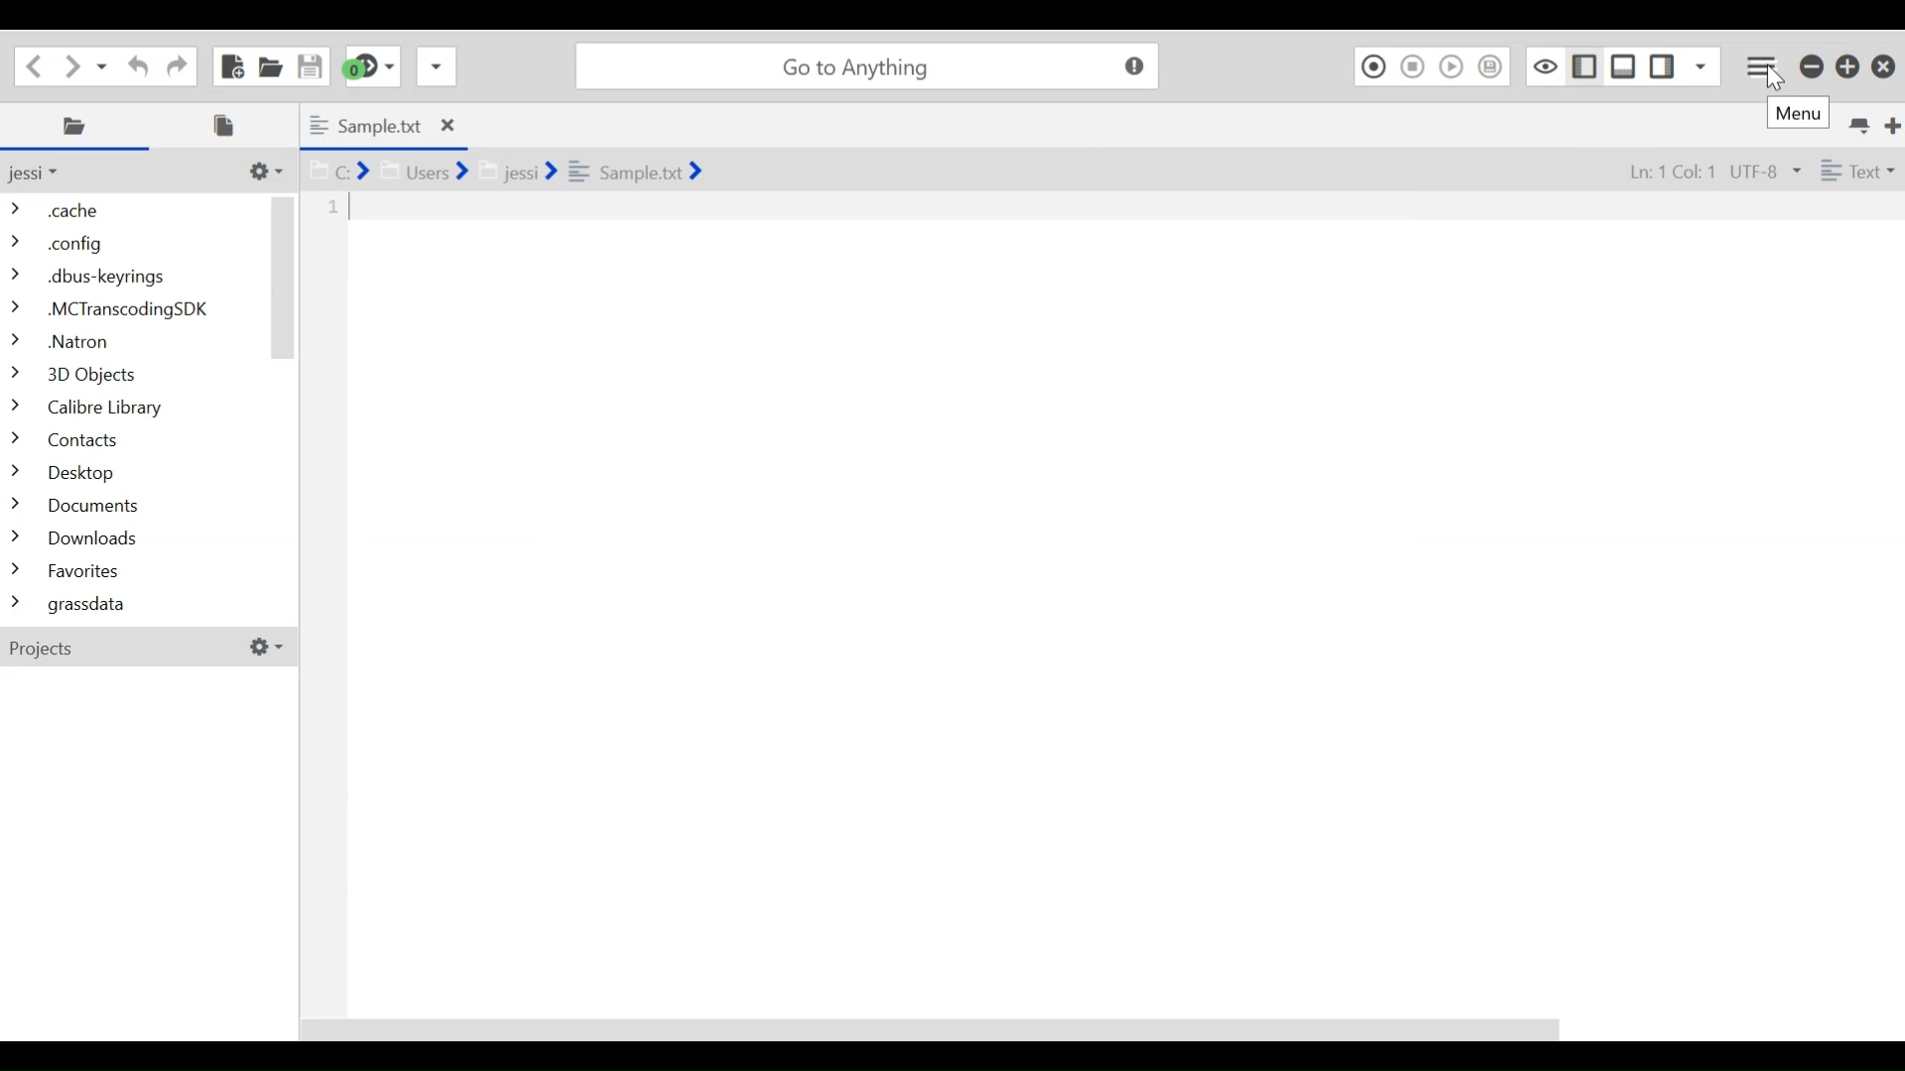 The image size is (1905, 1071). Describe the element at coordinates (230, 125) in the screenshot. I see `Open Files` at that location.